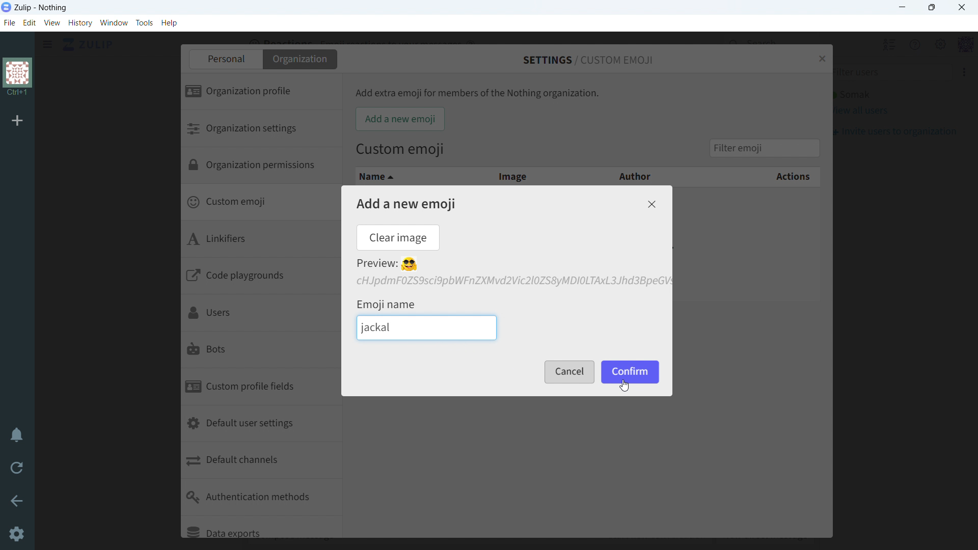  I want to click on enable do not disturb, so click(16, 436).